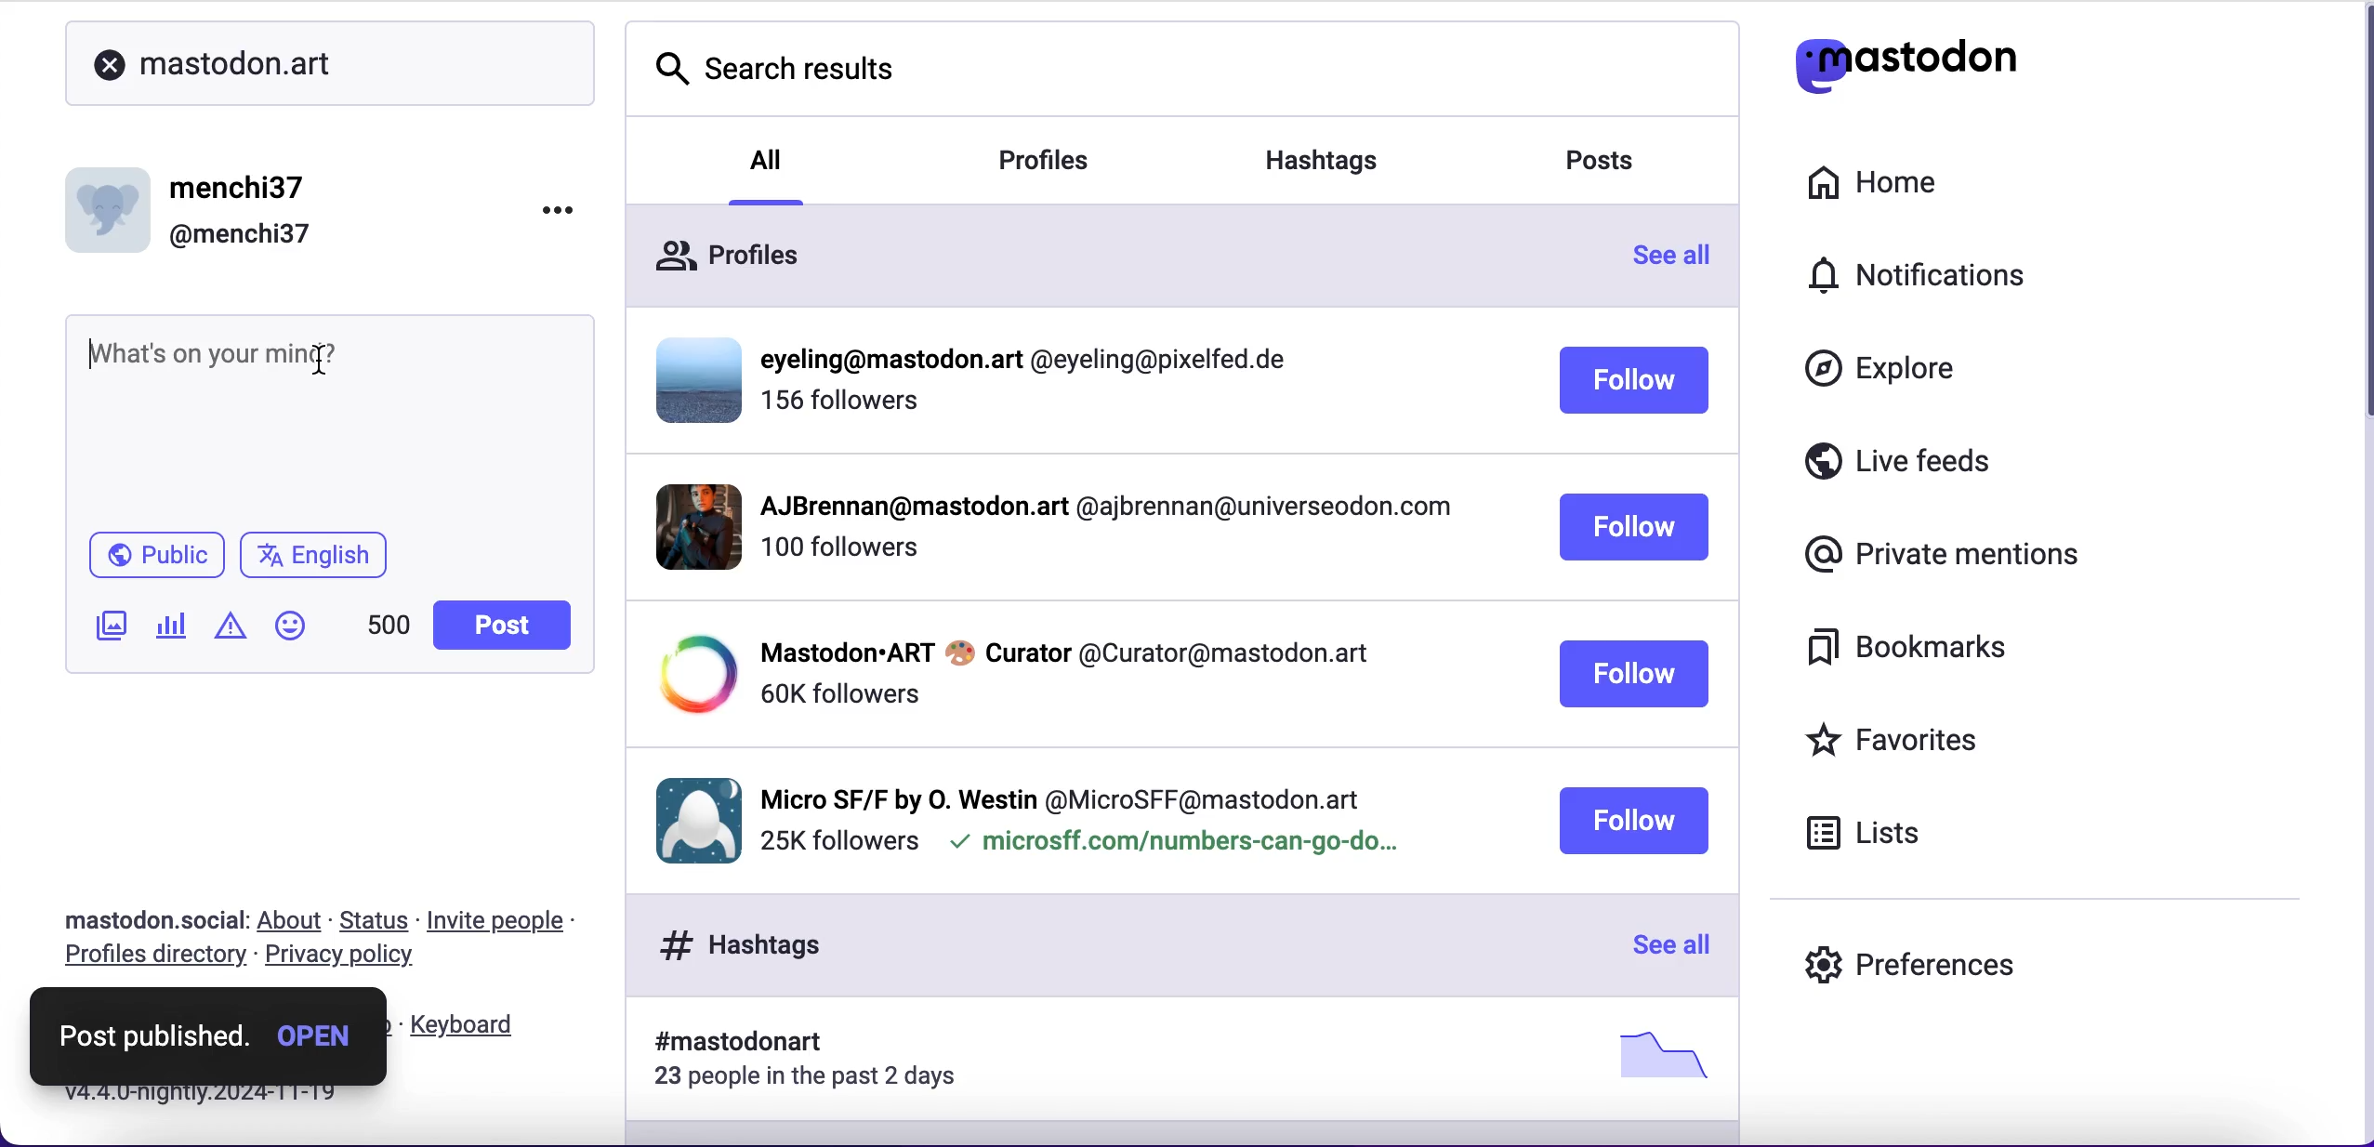 This screenshot has height=1147, width=2374. I want to click on keyboard, so click(468, 1026).